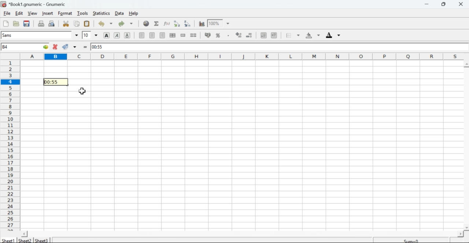 This screenshot has height=243, width=469. What do you see at coordinates (298, 35) in the screenshot?
I see `down` at bounding box center [298, 35].